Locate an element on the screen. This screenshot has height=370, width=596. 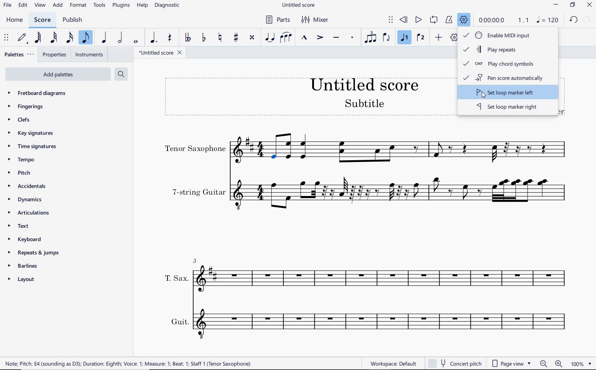
page view is located at coordinates (511, 364).